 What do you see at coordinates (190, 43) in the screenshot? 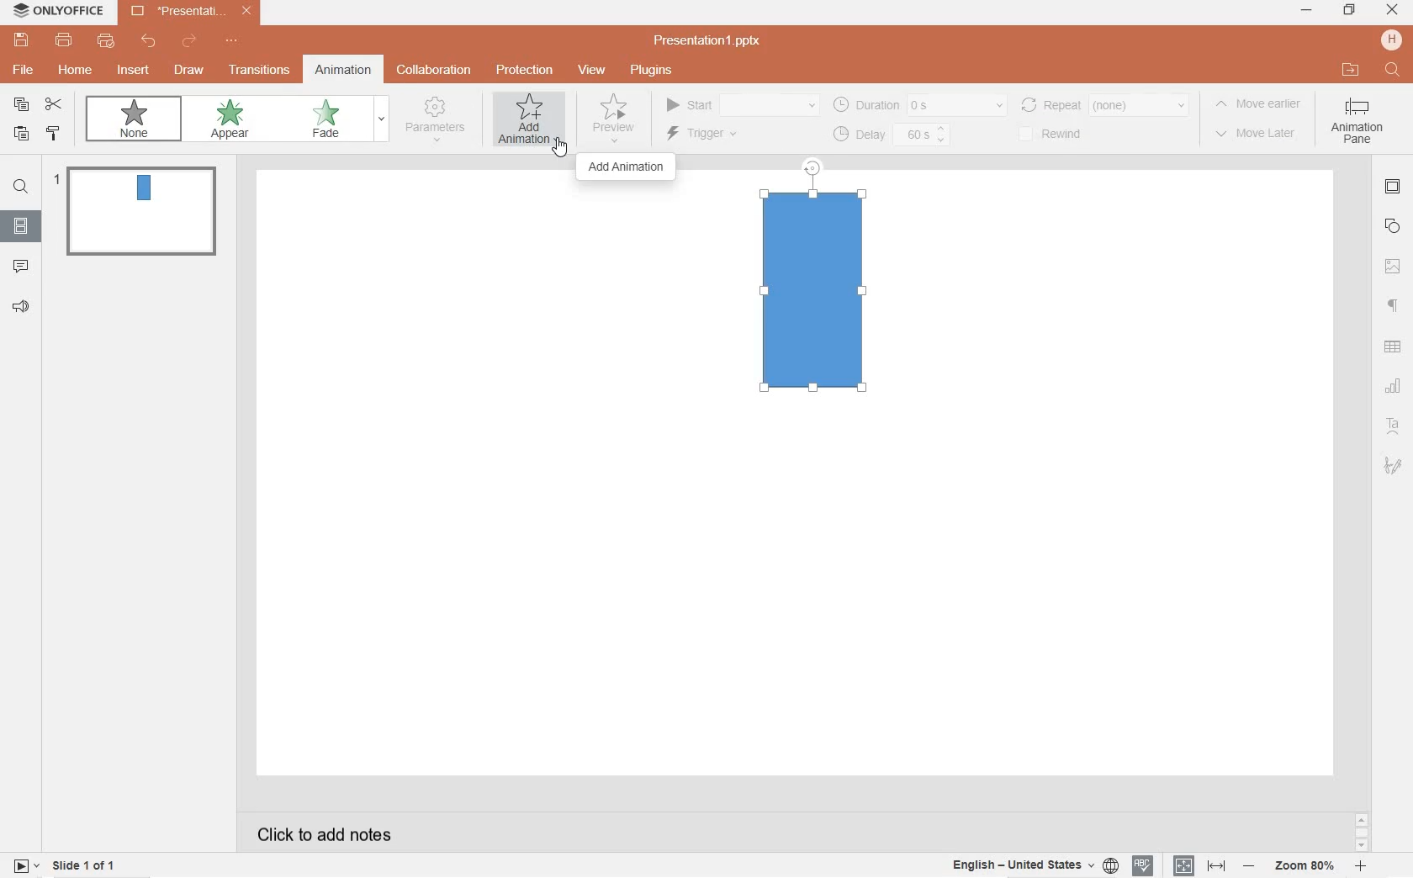
I see `redo` at bounding box center [190, 43].